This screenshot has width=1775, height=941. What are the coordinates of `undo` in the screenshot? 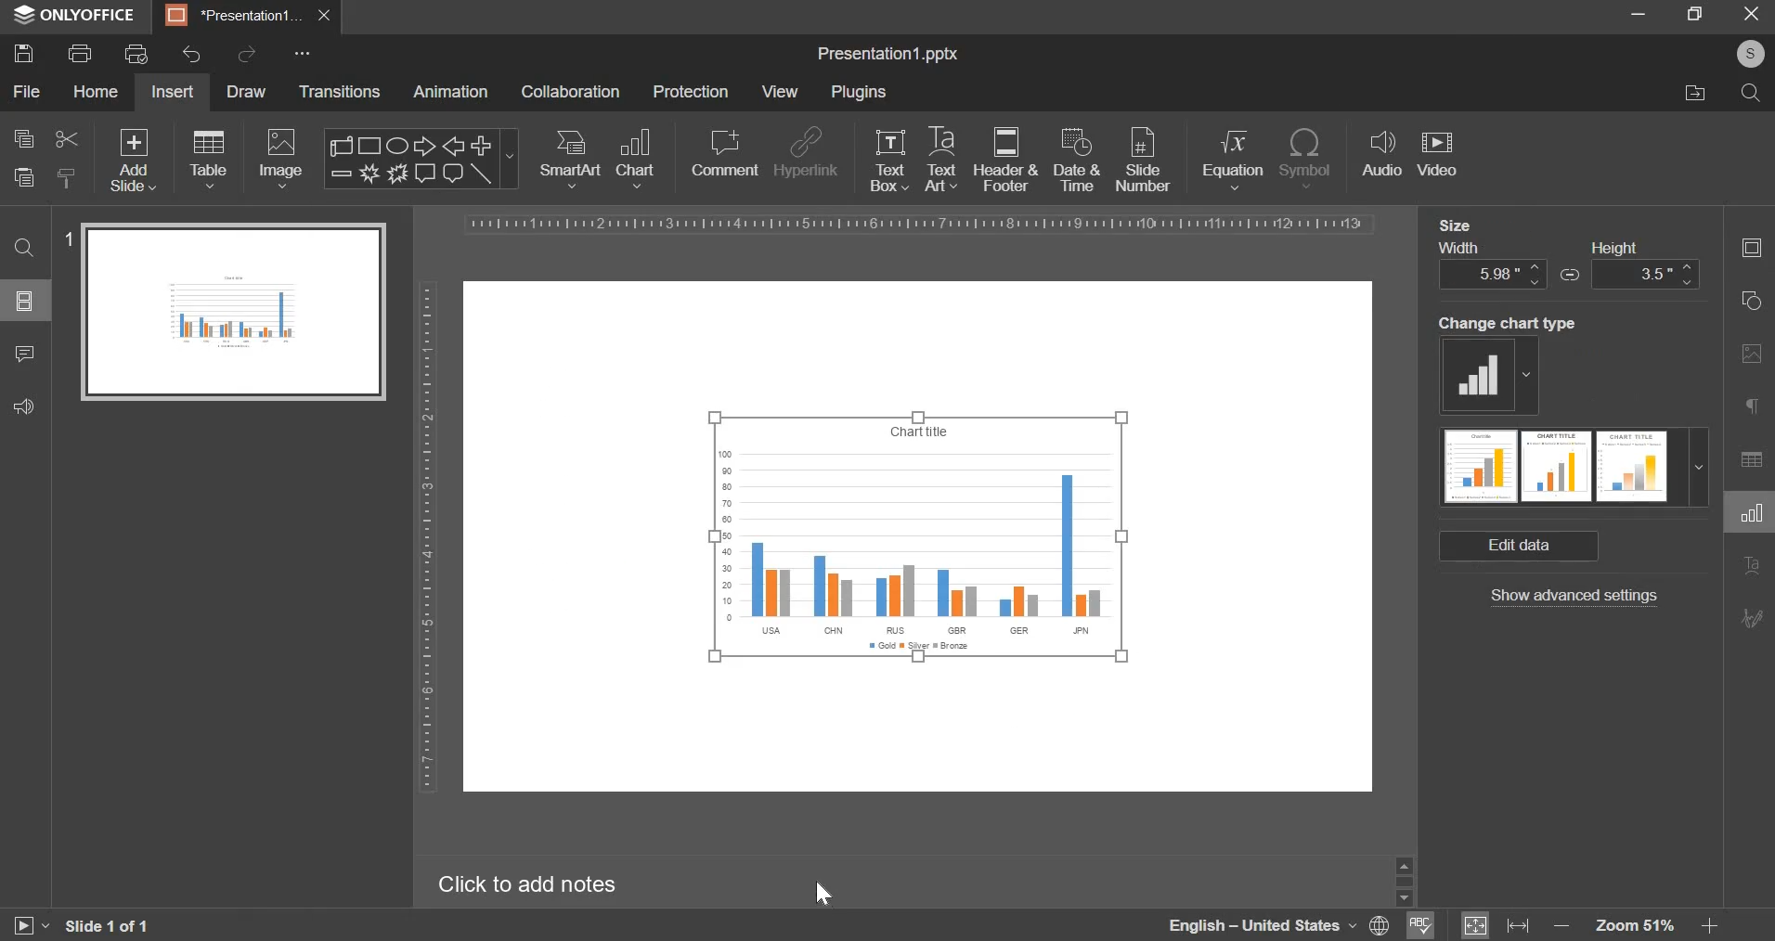 It's located at (192, 55).